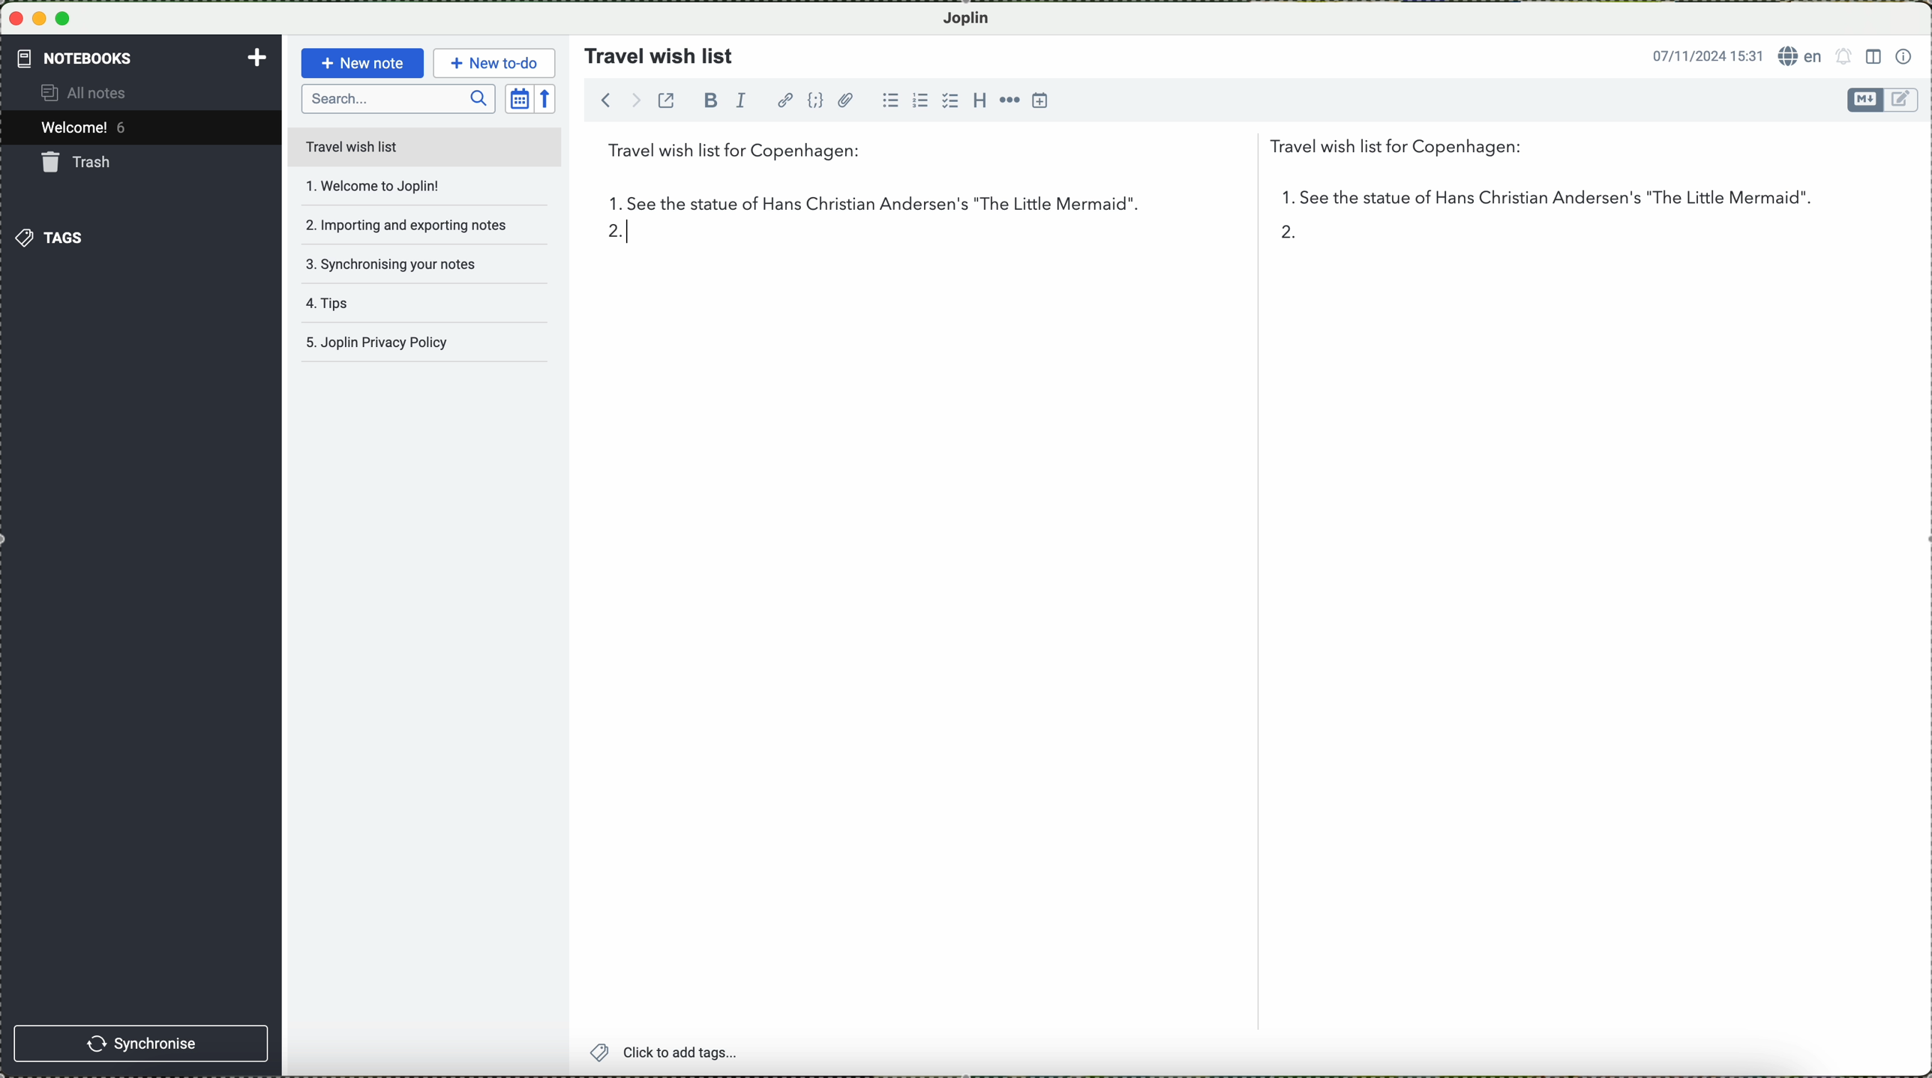 The width and height of the screenshot is (1932, 1078). I want to click on new to-do, so click(493, 61).